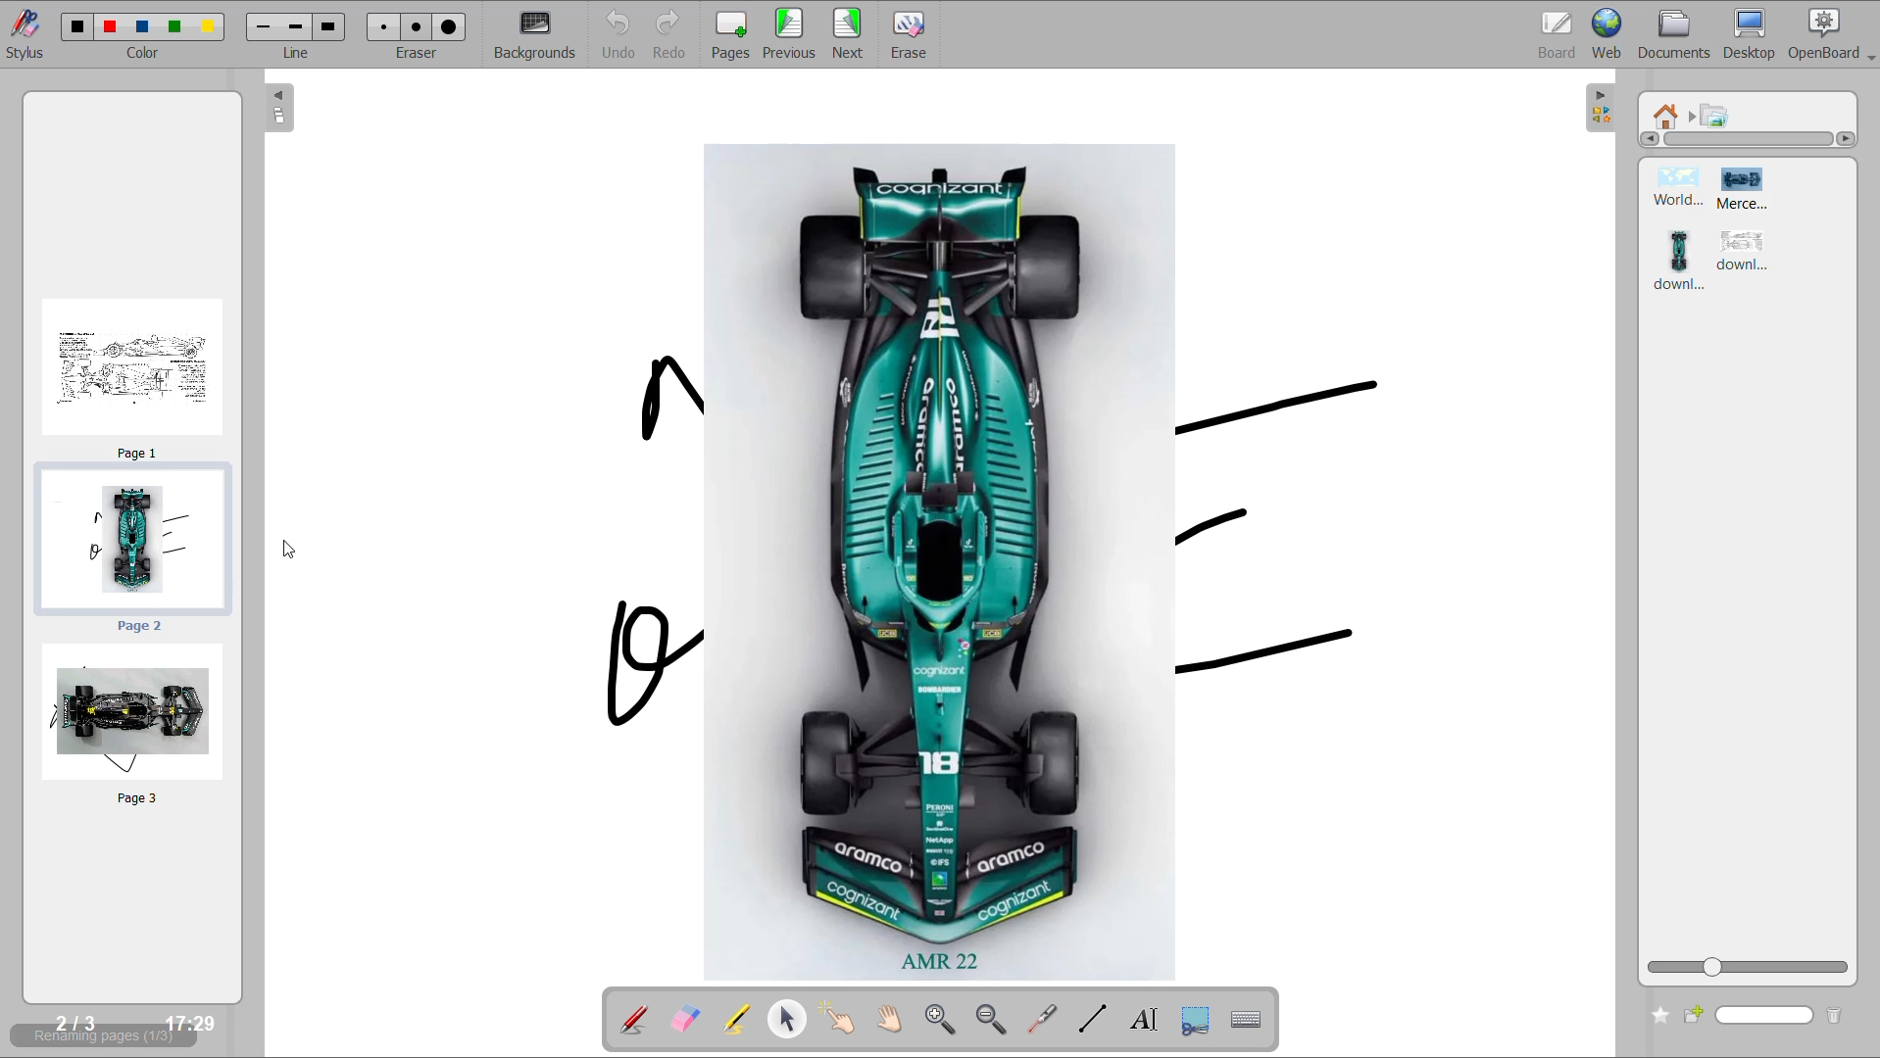 The width and height of the screenshot is (1880, 1058). What do you see at coordinates (1680, 261) in the screenshot?
I see `image 3` at bounding box center [1680, 261].